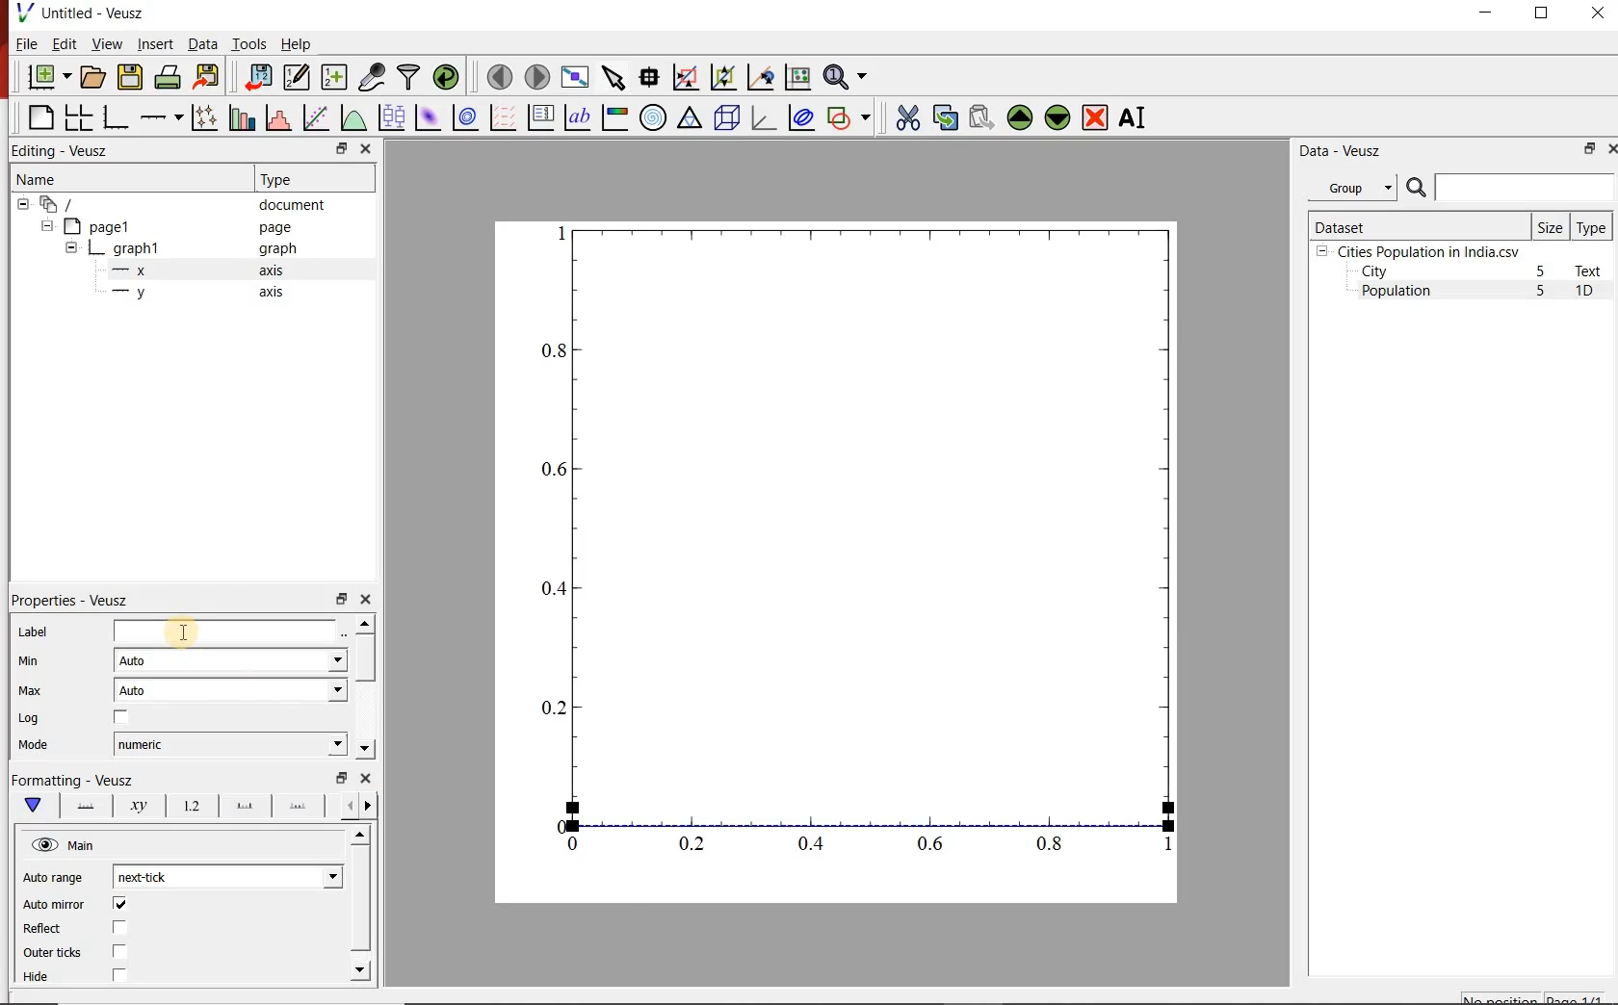 This screenshot has width=1618, height=1005. What do you see at coordinates (230, 631) in the screenshot?
I see `input field` at bounding box center [230, 631].